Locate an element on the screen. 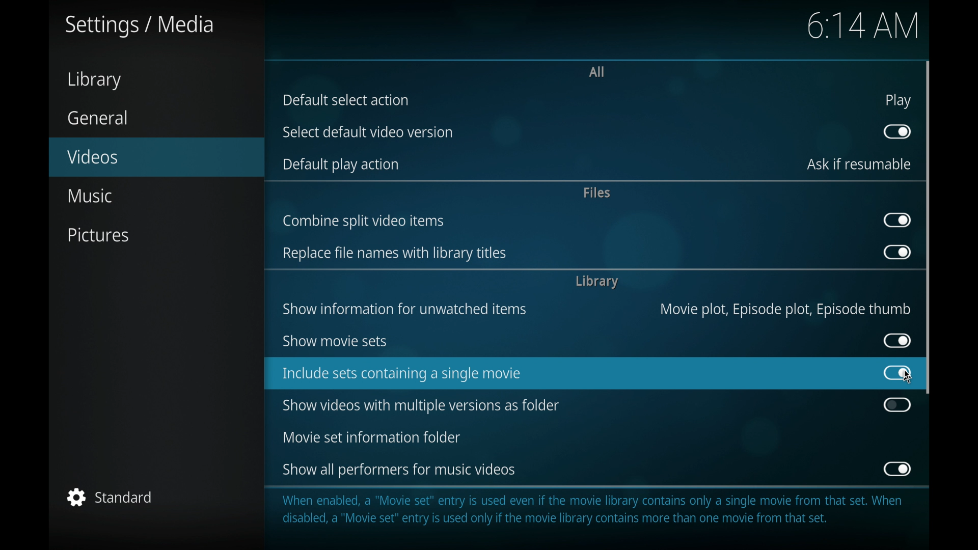 The image size is (978, 550). general is located at coordinates (98, 117).